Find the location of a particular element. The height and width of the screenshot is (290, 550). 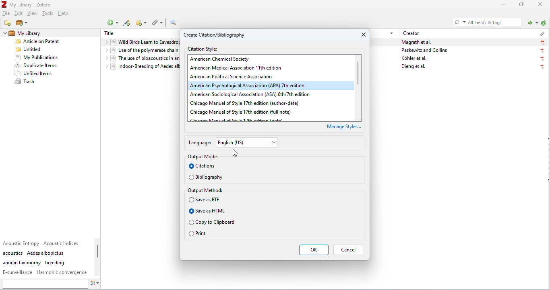

maximize is located at coordinates (522, 5).